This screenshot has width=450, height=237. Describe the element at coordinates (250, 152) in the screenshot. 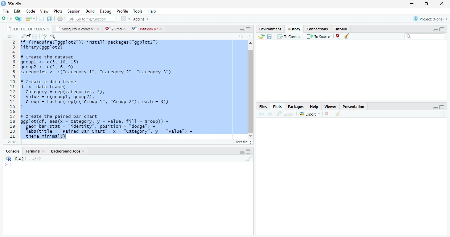

I see `maximize` at that location.